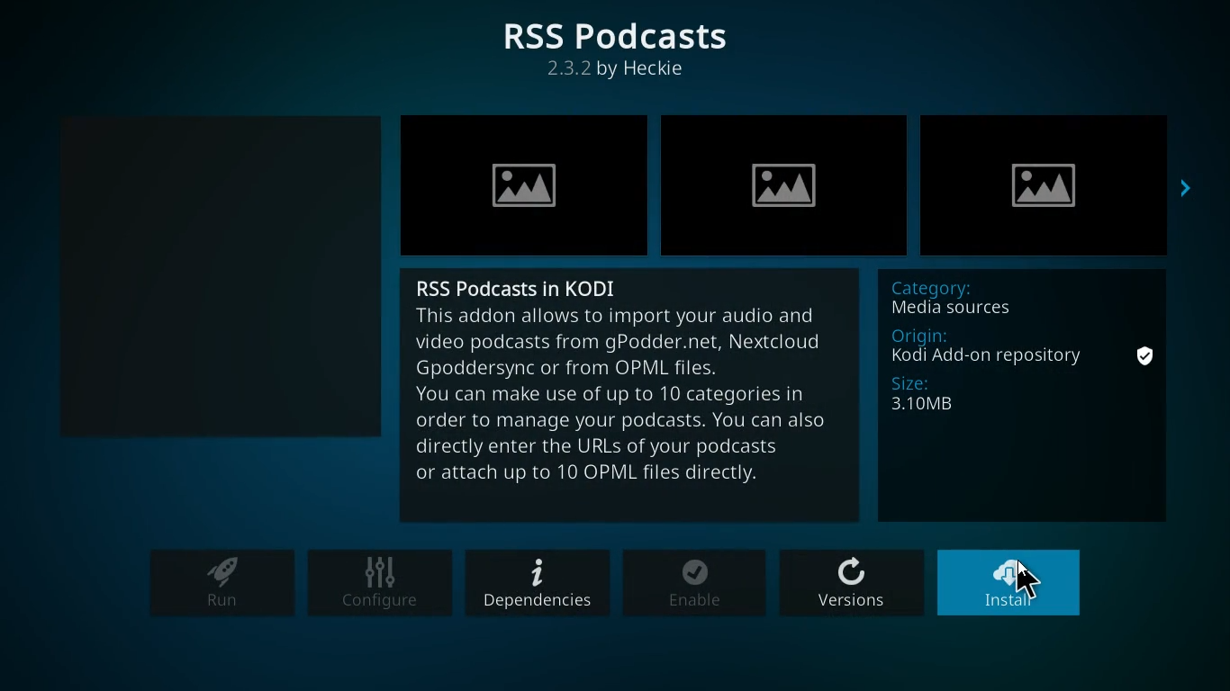 This screenshot has width=1230, height=691. Describe the element at coordinates (1055, 181) in the screenshot. I see `image` at that location.